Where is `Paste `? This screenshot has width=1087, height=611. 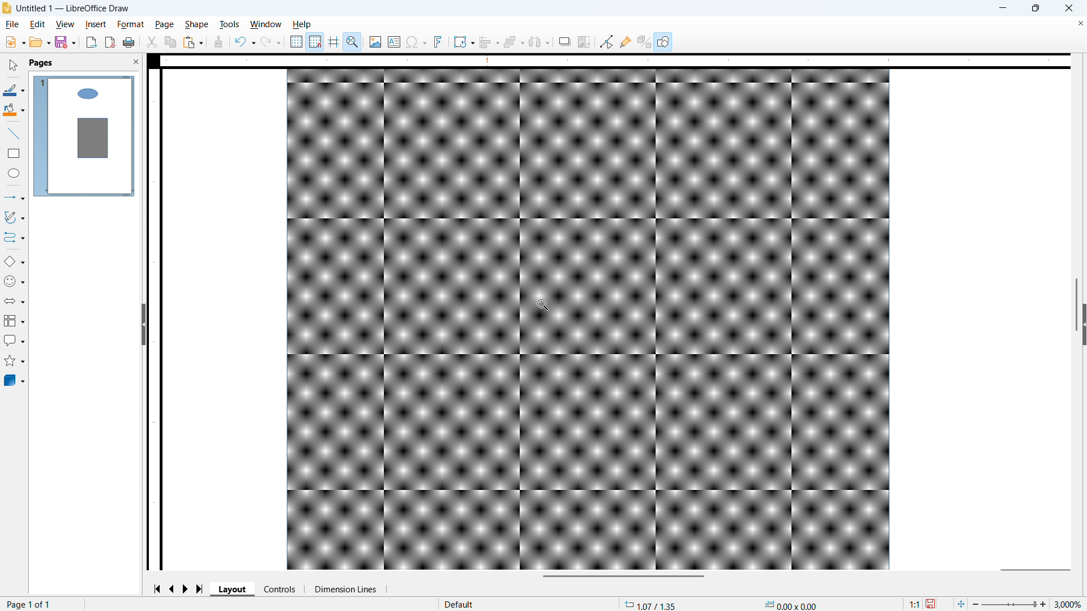 Paste  is located at coordinates (193, 42).